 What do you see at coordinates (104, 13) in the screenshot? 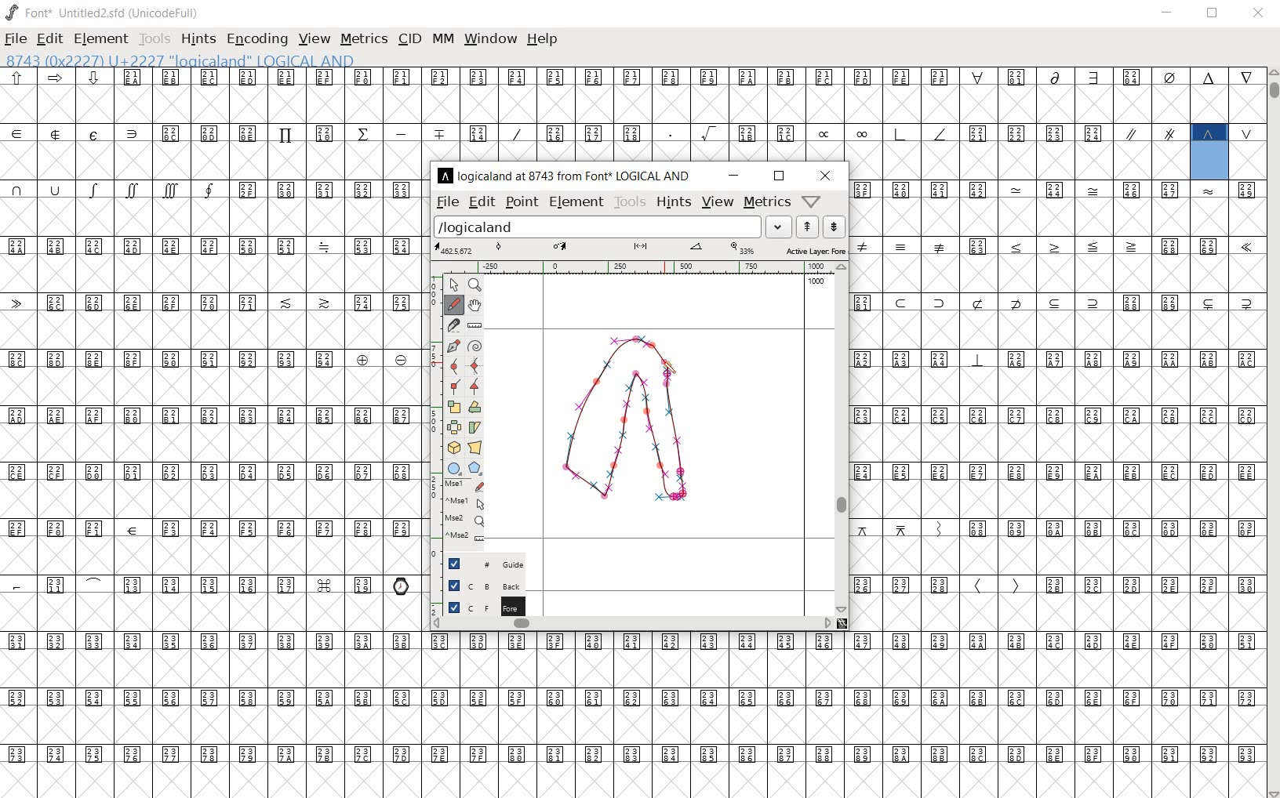
I see `font* Untitled2.sfd (UnicodeFull)` at bounding box center [104, 13].